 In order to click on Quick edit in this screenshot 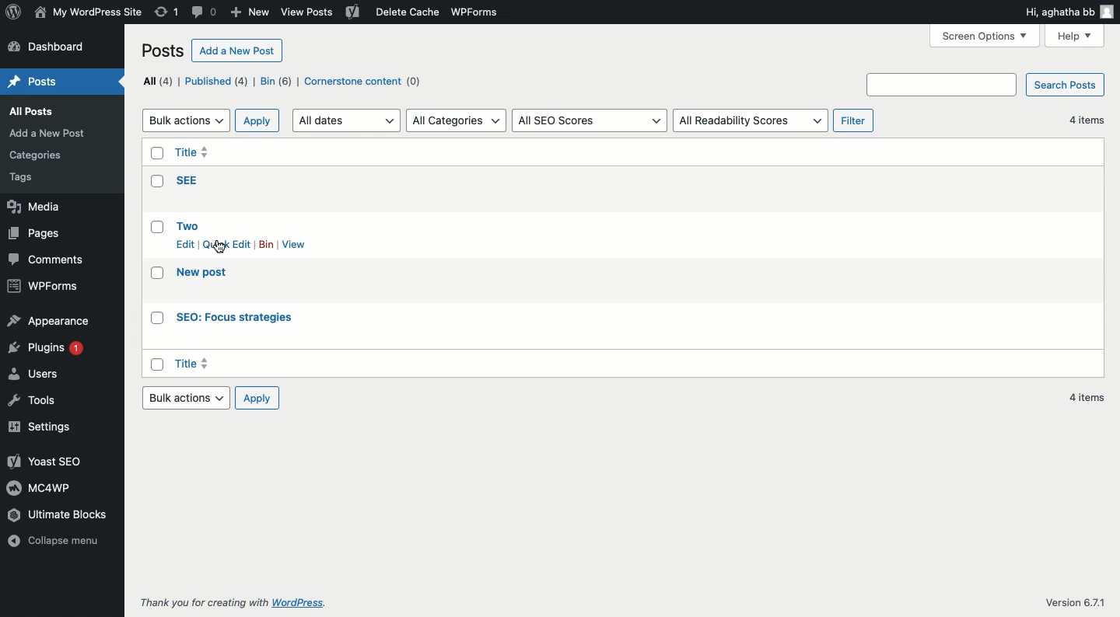, I will do `click(227, 244)`.